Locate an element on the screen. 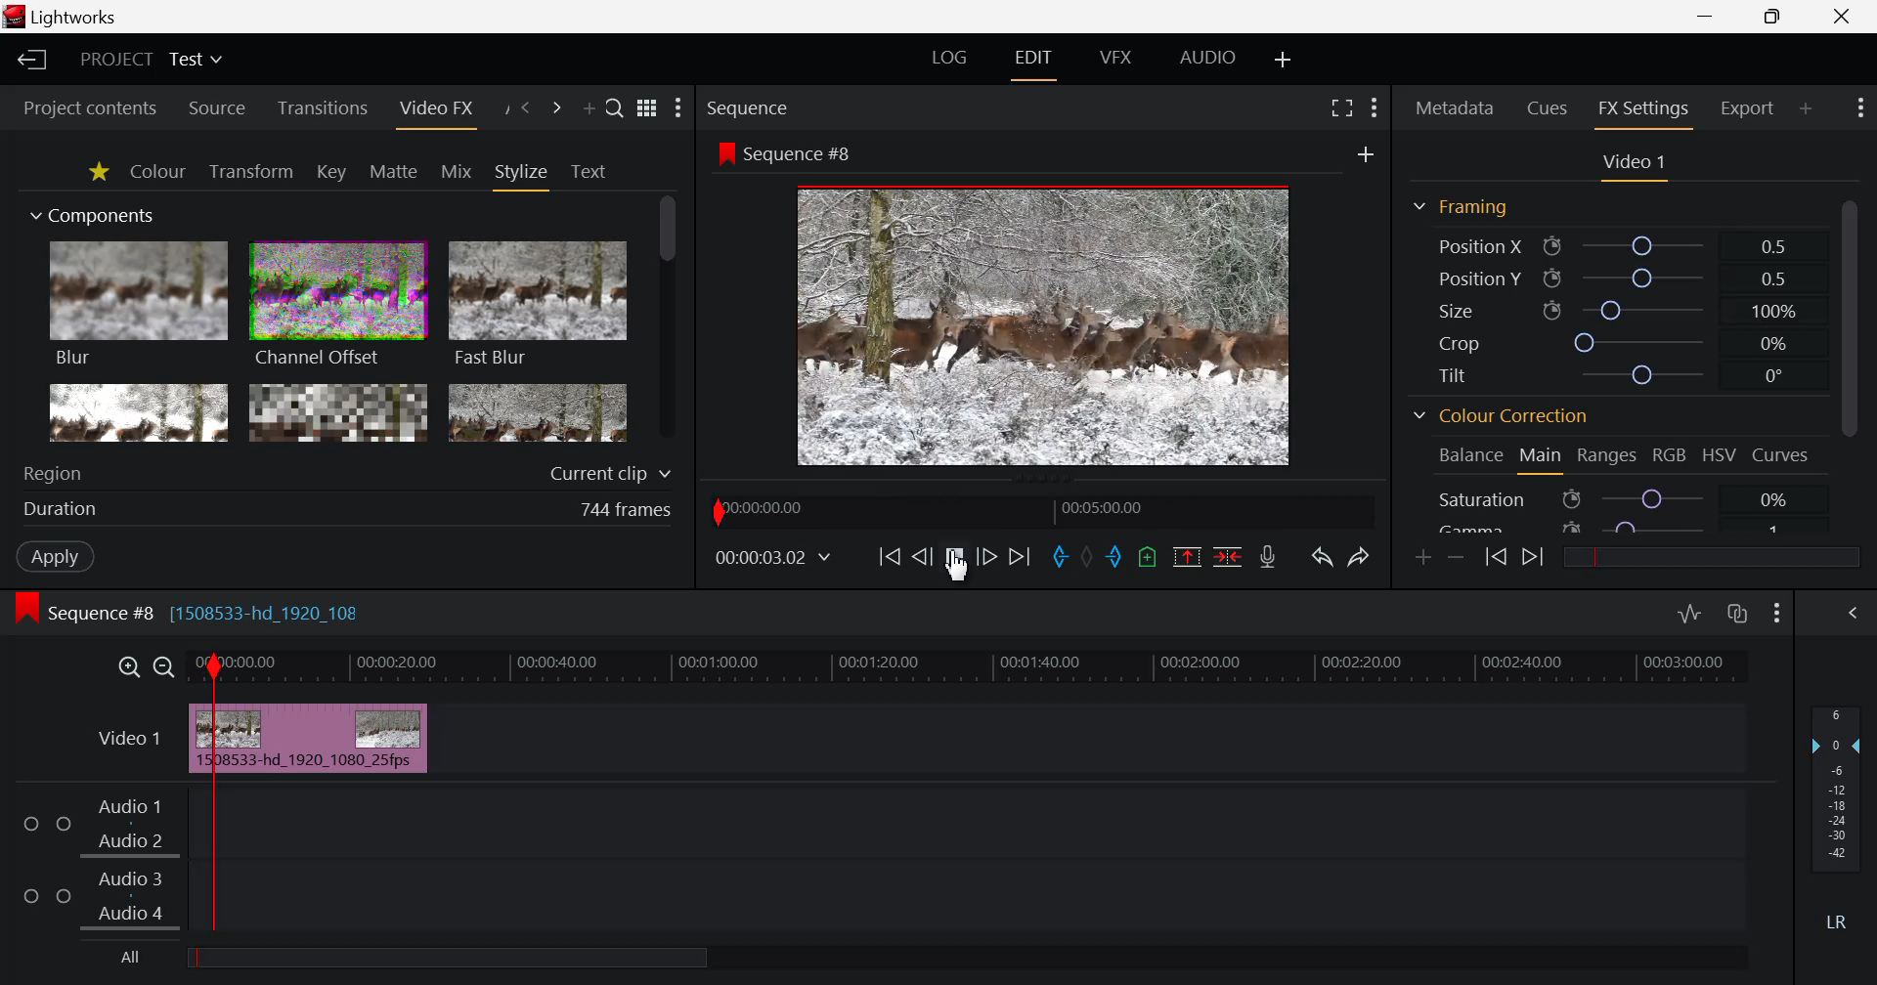 The height and width of the screenshot is (985, 1877). Balance is located at coordinates (1468, 457).